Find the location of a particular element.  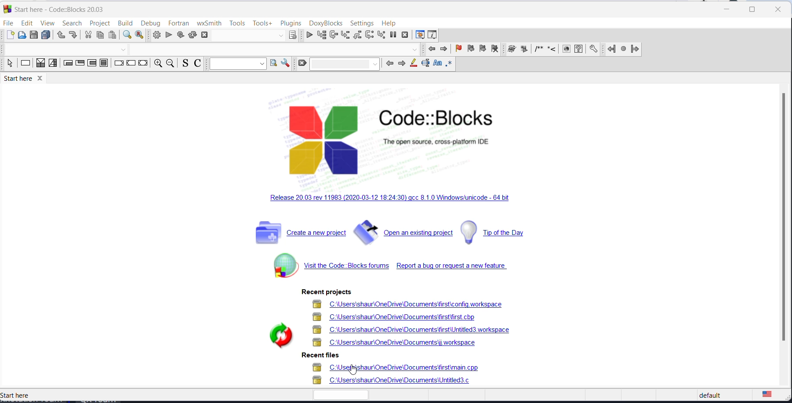

dropdown is located at coordinates (415, 50).